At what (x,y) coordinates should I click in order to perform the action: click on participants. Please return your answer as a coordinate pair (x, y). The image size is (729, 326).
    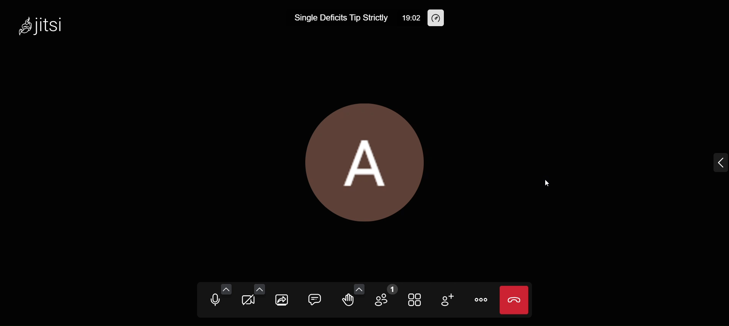
    Looking at the image, I should click on (386, 296).